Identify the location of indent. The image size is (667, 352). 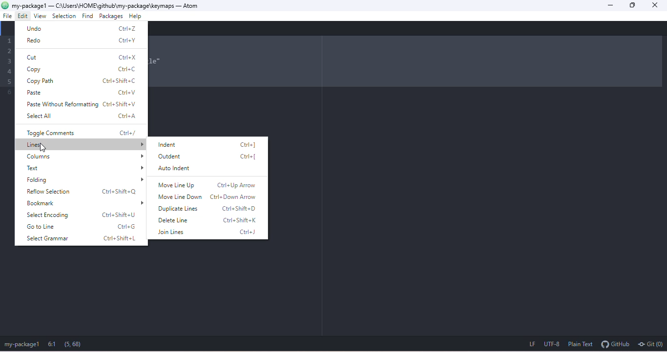
(209, 145).